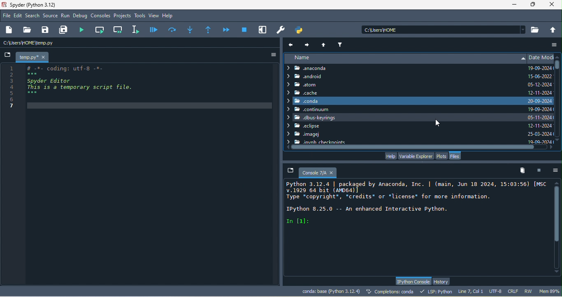 This screenshot has height=297, width=562. What do you see at coordinates (536, 30) in the screenshot?
I see `browse` at bounding box center [536, 30].